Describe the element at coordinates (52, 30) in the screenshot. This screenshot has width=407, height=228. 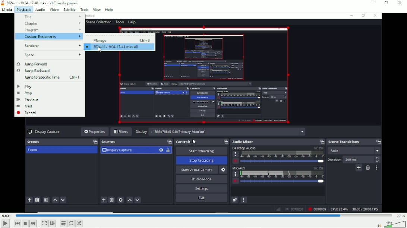
I see `Program` at that location.